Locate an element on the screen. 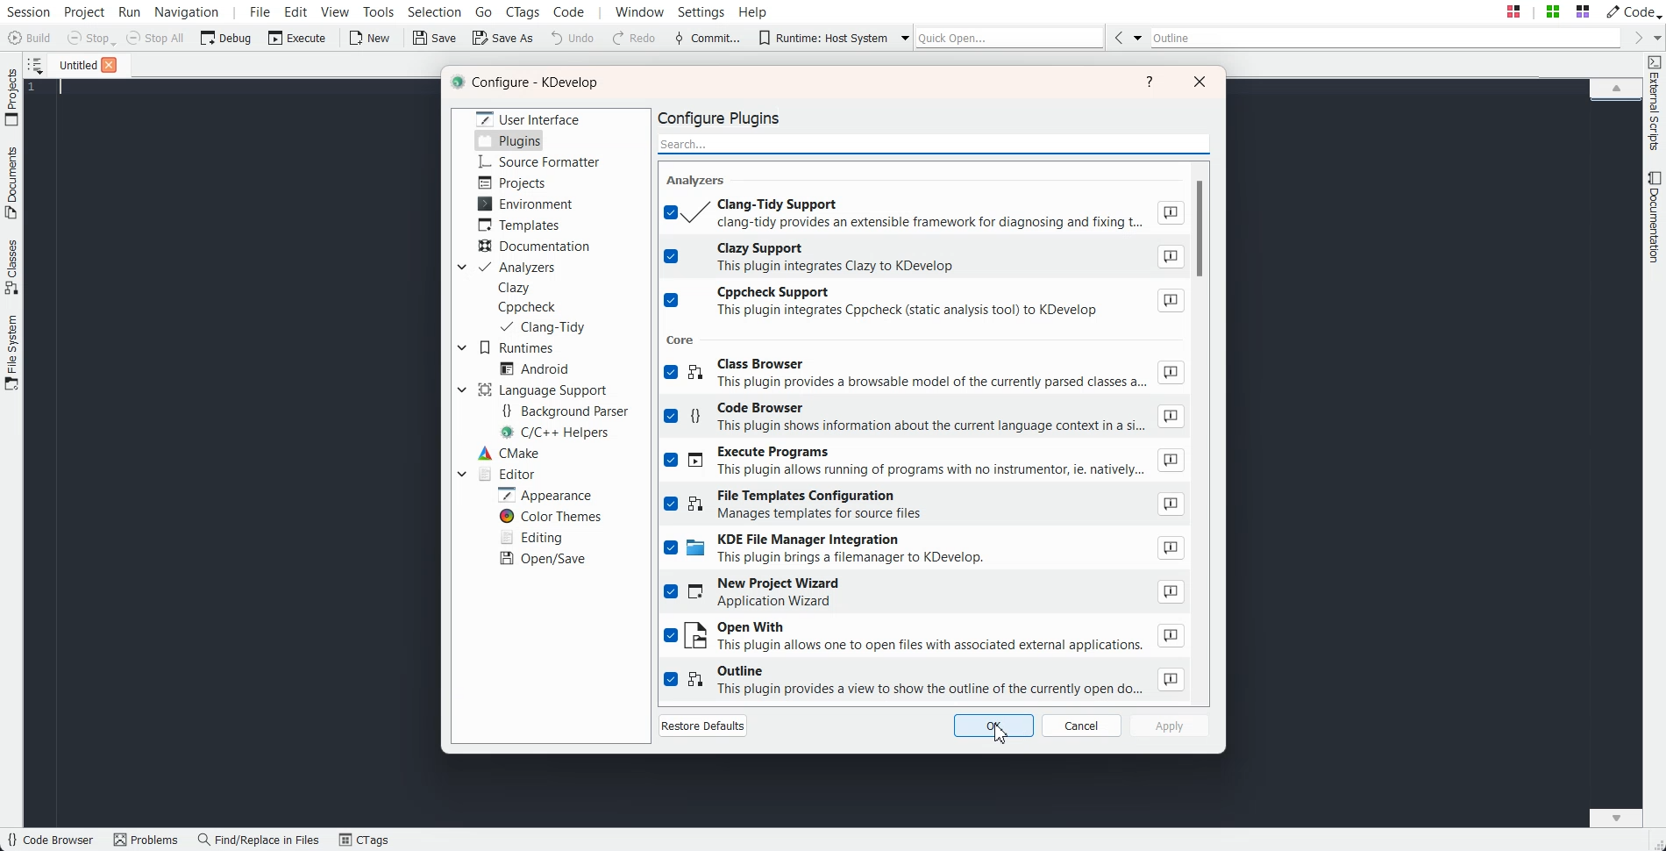 Image resolution: width=1666 pixels, height=851 pixels. Cppcheck Support is located at coordinates (925, 303).